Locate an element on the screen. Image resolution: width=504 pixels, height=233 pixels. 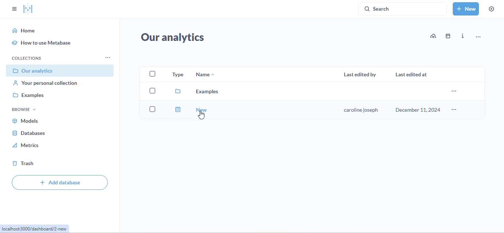
user is located at coordinates (361, 110).